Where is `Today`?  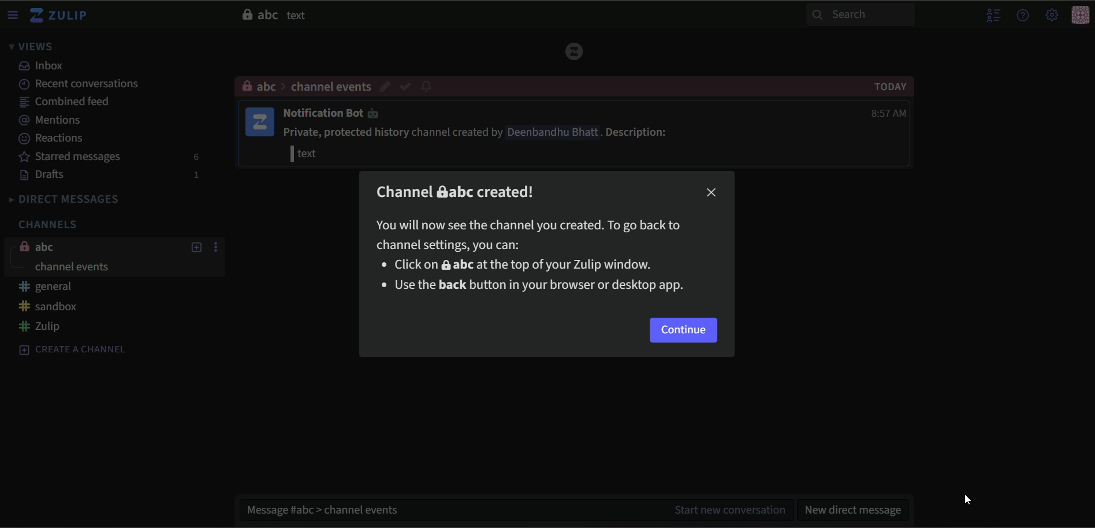
Today is located at coordinates (862, 87).